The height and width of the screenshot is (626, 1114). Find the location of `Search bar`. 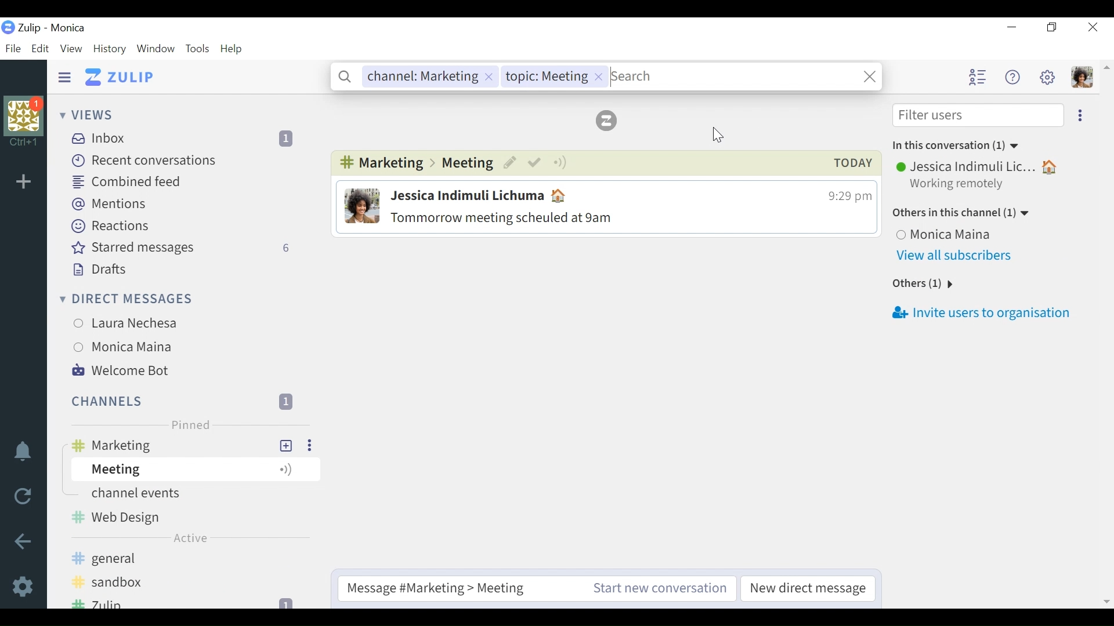

Search bar is located at coordinates (733, 75).